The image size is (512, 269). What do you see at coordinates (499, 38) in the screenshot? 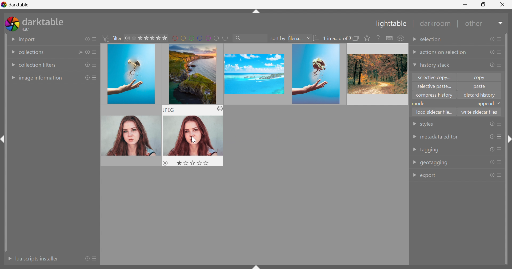
I see `presets` at bounding box center [499, 38].